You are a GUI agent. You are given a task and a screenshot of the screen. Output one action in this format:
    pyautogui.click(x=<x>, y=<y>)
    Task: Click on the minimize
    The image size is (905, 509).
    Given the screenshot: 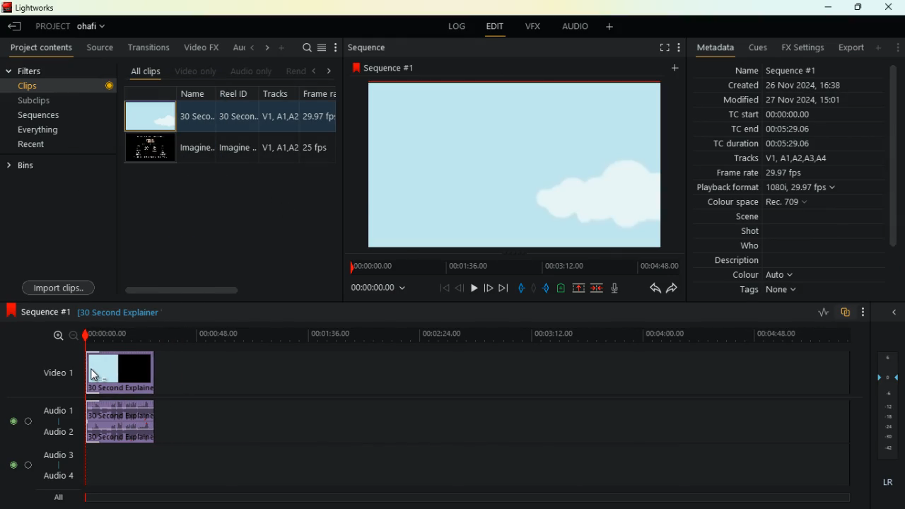 What is the action you would take?
    pyautogui.click(x=827, y=8)
    